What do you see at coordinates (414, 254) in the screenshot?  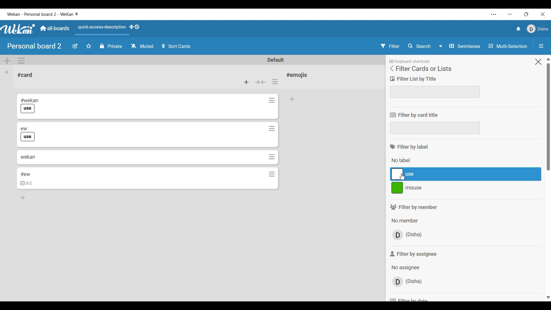 I see `Section title` at bounding box center [414, 254].